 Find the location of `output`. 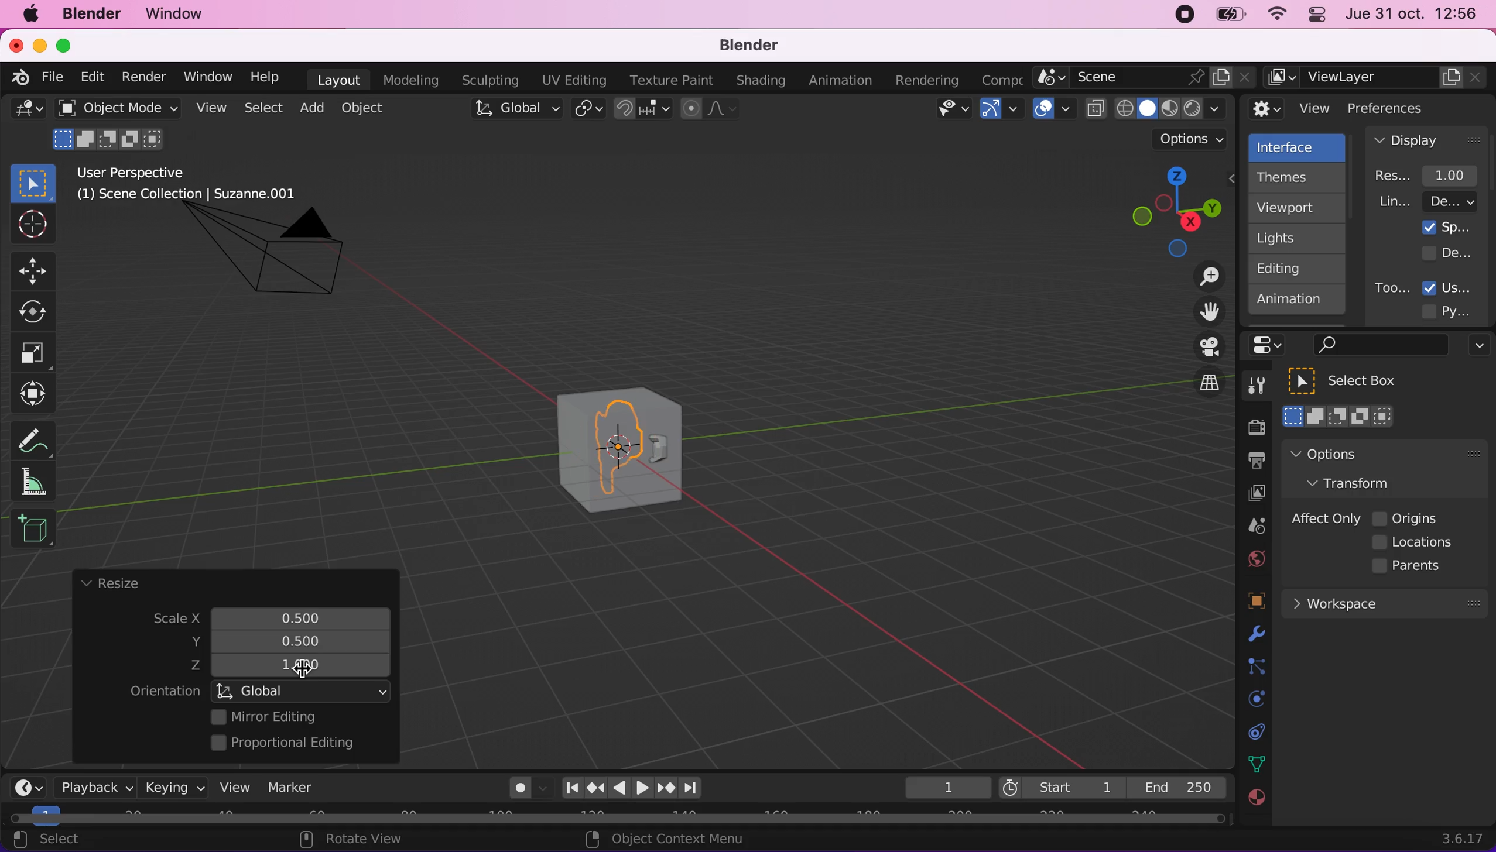

output is located at coordinates (1250, 462).